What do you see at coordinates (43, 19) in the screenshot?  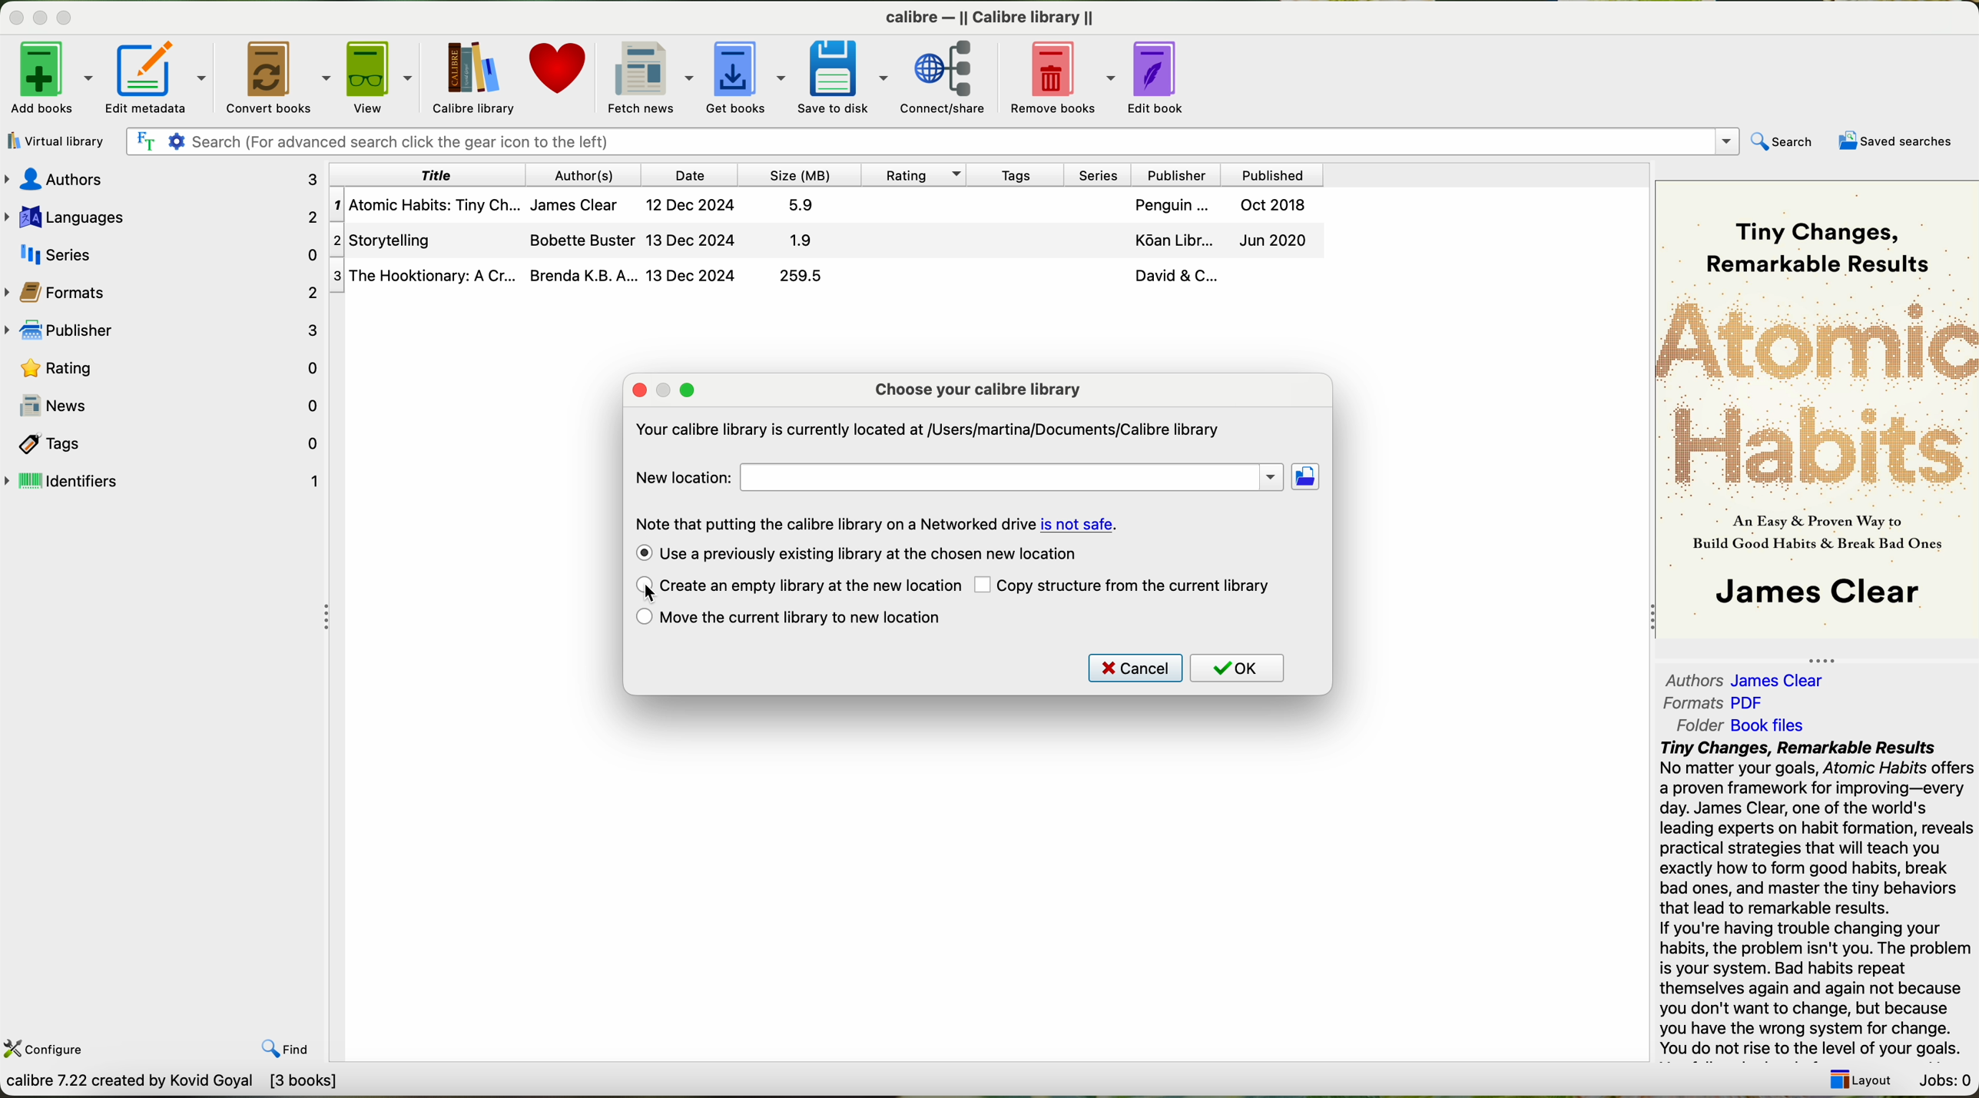 I see `minimize program` at bounding box center [43, 19].